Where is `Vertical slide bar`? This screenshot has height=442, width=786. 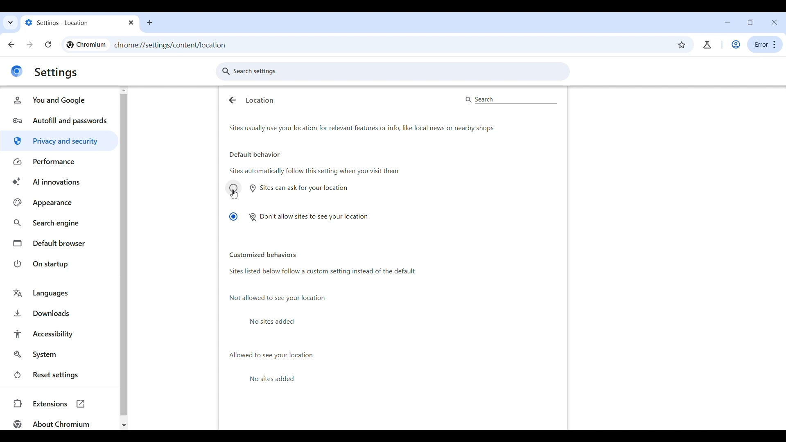
Vertical slide bar is located at coordinates (123, 255).